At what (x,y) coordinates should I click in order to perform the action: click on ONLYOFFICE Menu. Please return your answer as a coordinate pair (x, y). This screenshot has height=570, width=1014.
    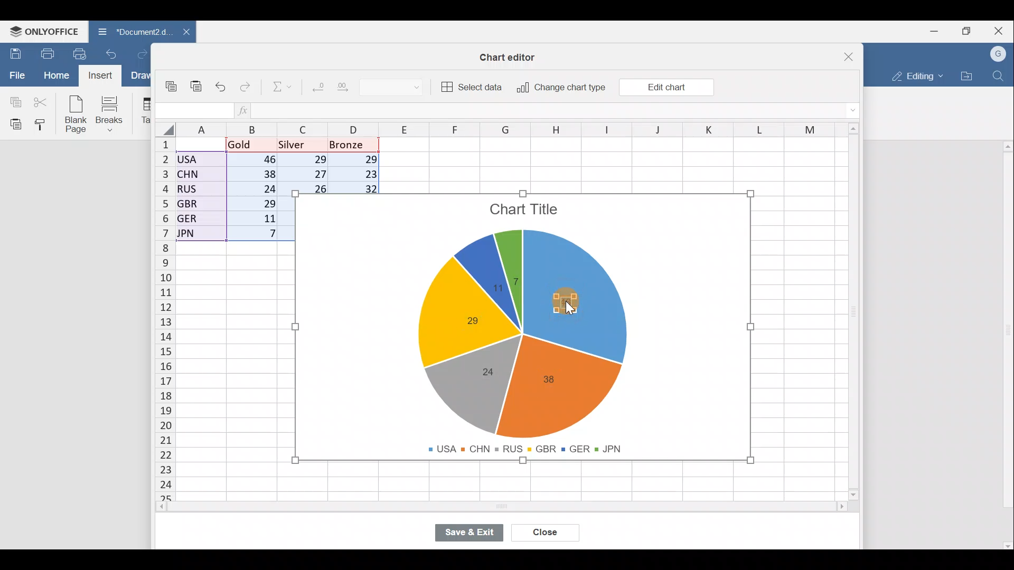
    Looking at the image, I should click on (42, 31).